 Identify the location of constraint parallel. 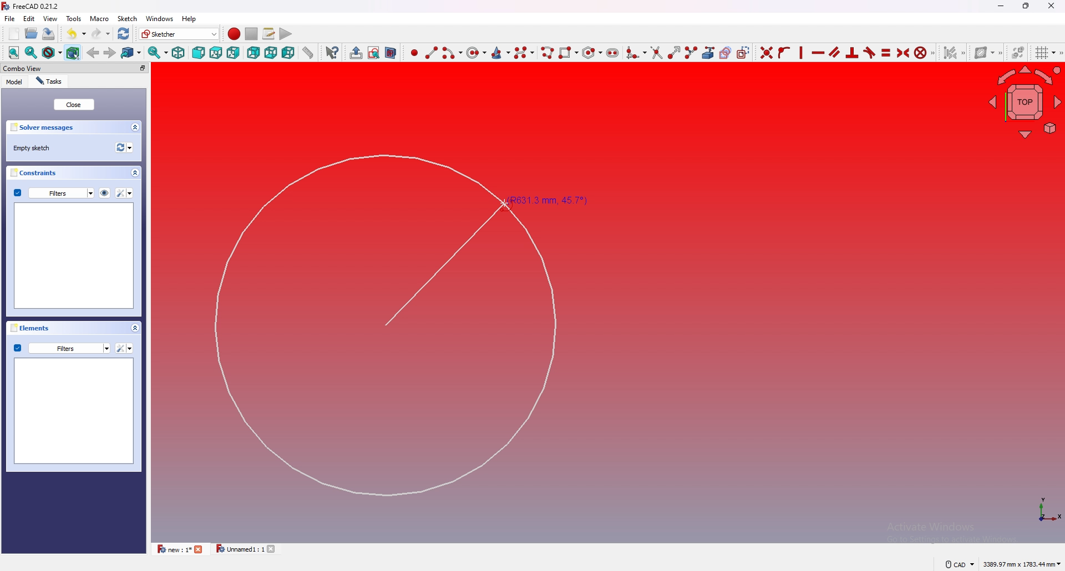
(835, 52).